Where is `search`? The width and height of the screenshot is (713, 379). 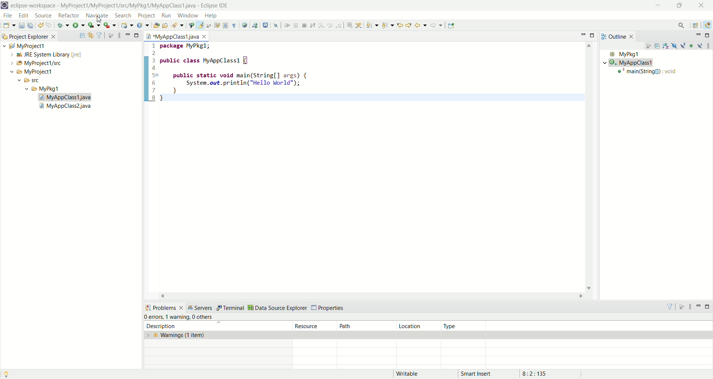 search is located at coordinates (681, 26).